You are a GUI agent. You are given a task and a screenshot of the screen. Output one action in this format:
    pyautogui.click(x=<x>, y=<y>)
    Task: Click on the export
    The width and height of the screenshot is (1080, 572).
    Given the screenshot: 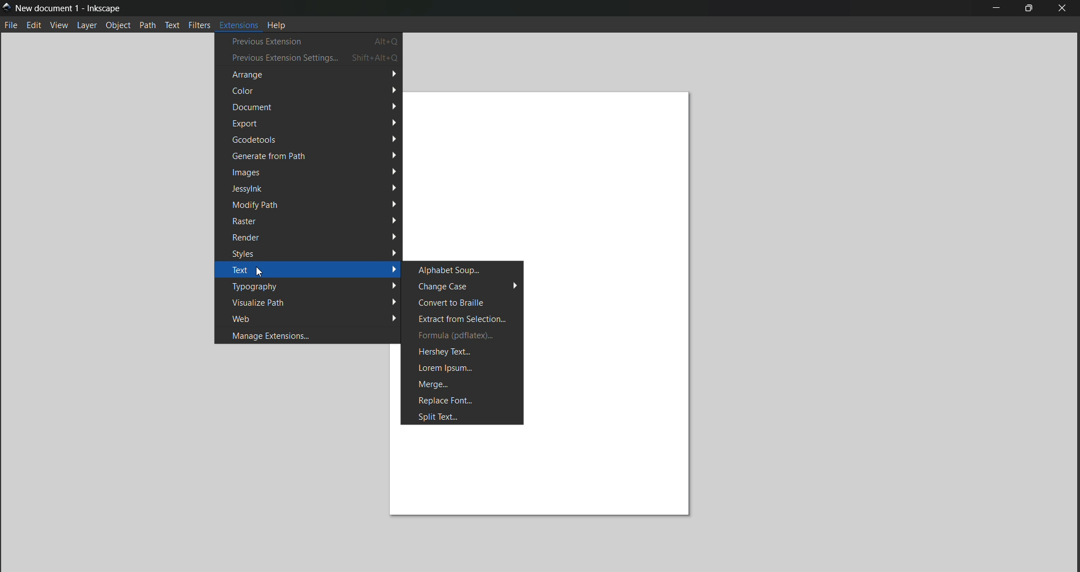 What is the action you would take?
    pyautogui.click(x=313, y=123)
    